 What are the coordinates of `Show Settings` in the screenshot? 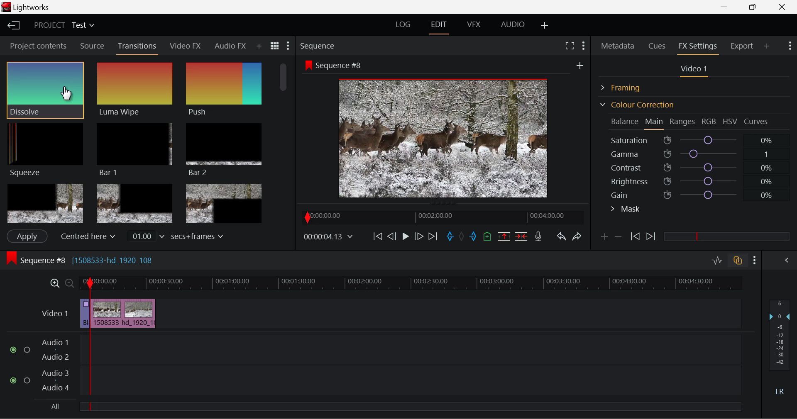 It's located at (789, 45).